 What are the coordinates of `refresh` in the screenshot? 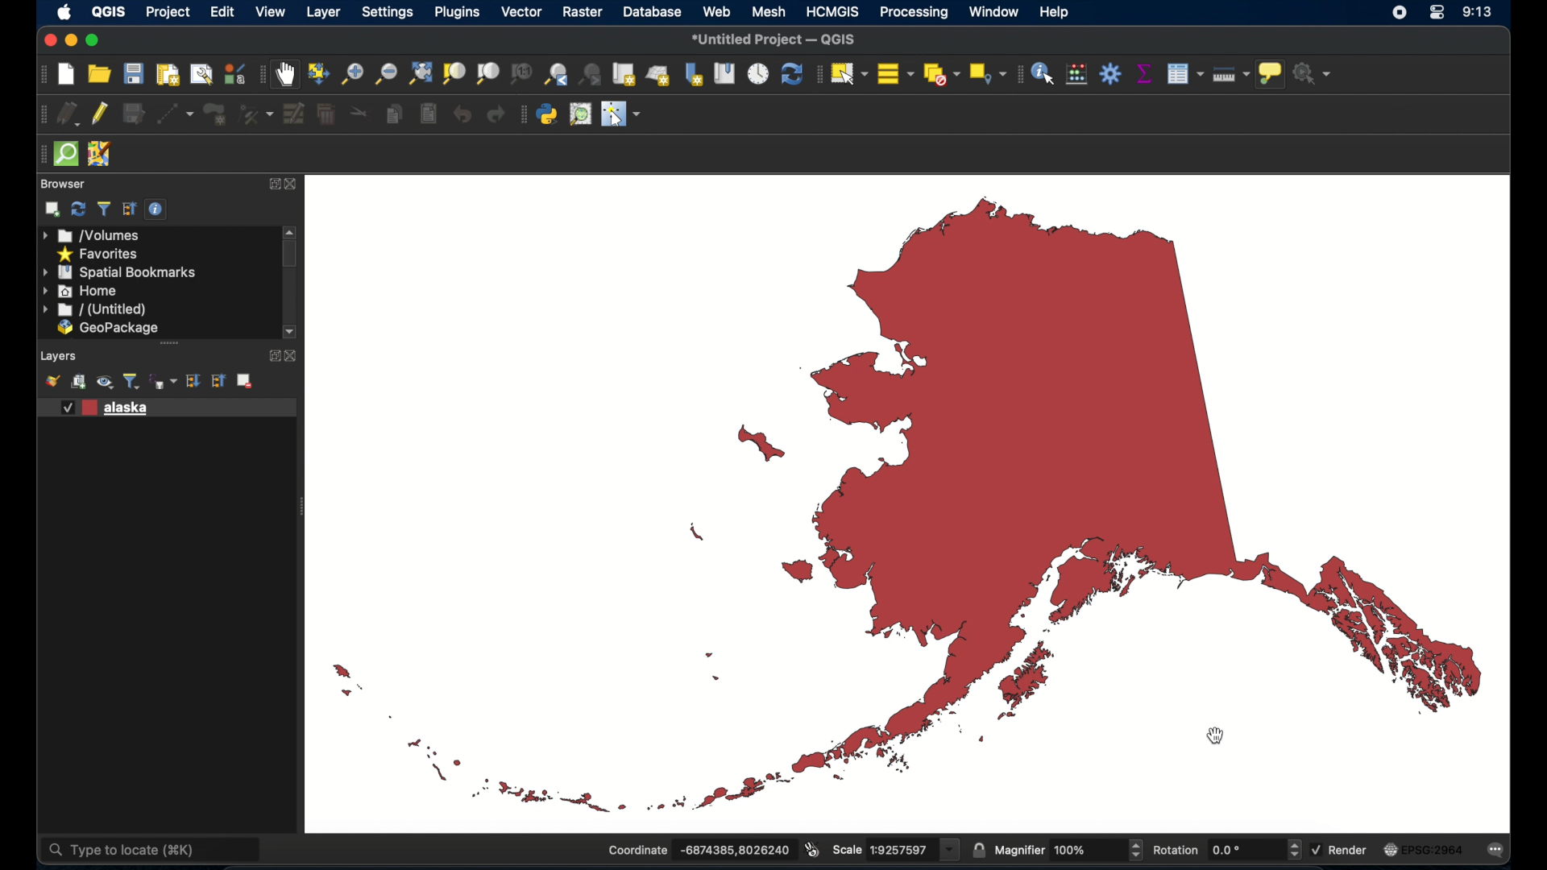 It's located at (78, 209).